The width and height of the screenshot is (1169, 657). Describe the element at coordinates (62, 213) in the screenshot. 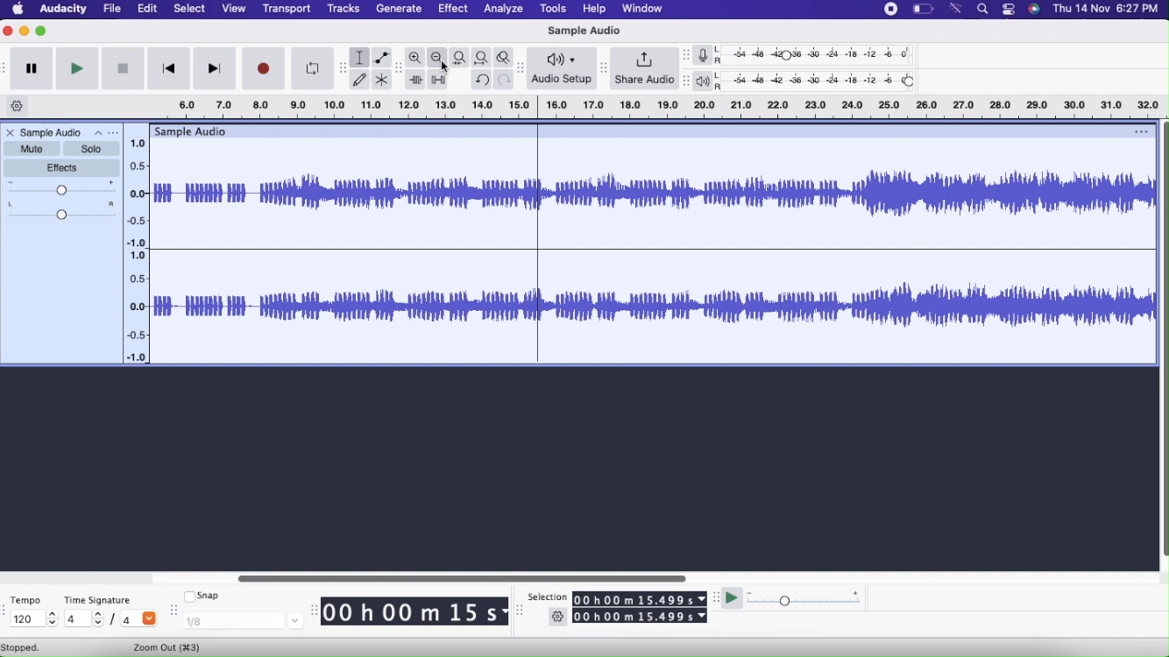

I see `Pan:Center` at that location.